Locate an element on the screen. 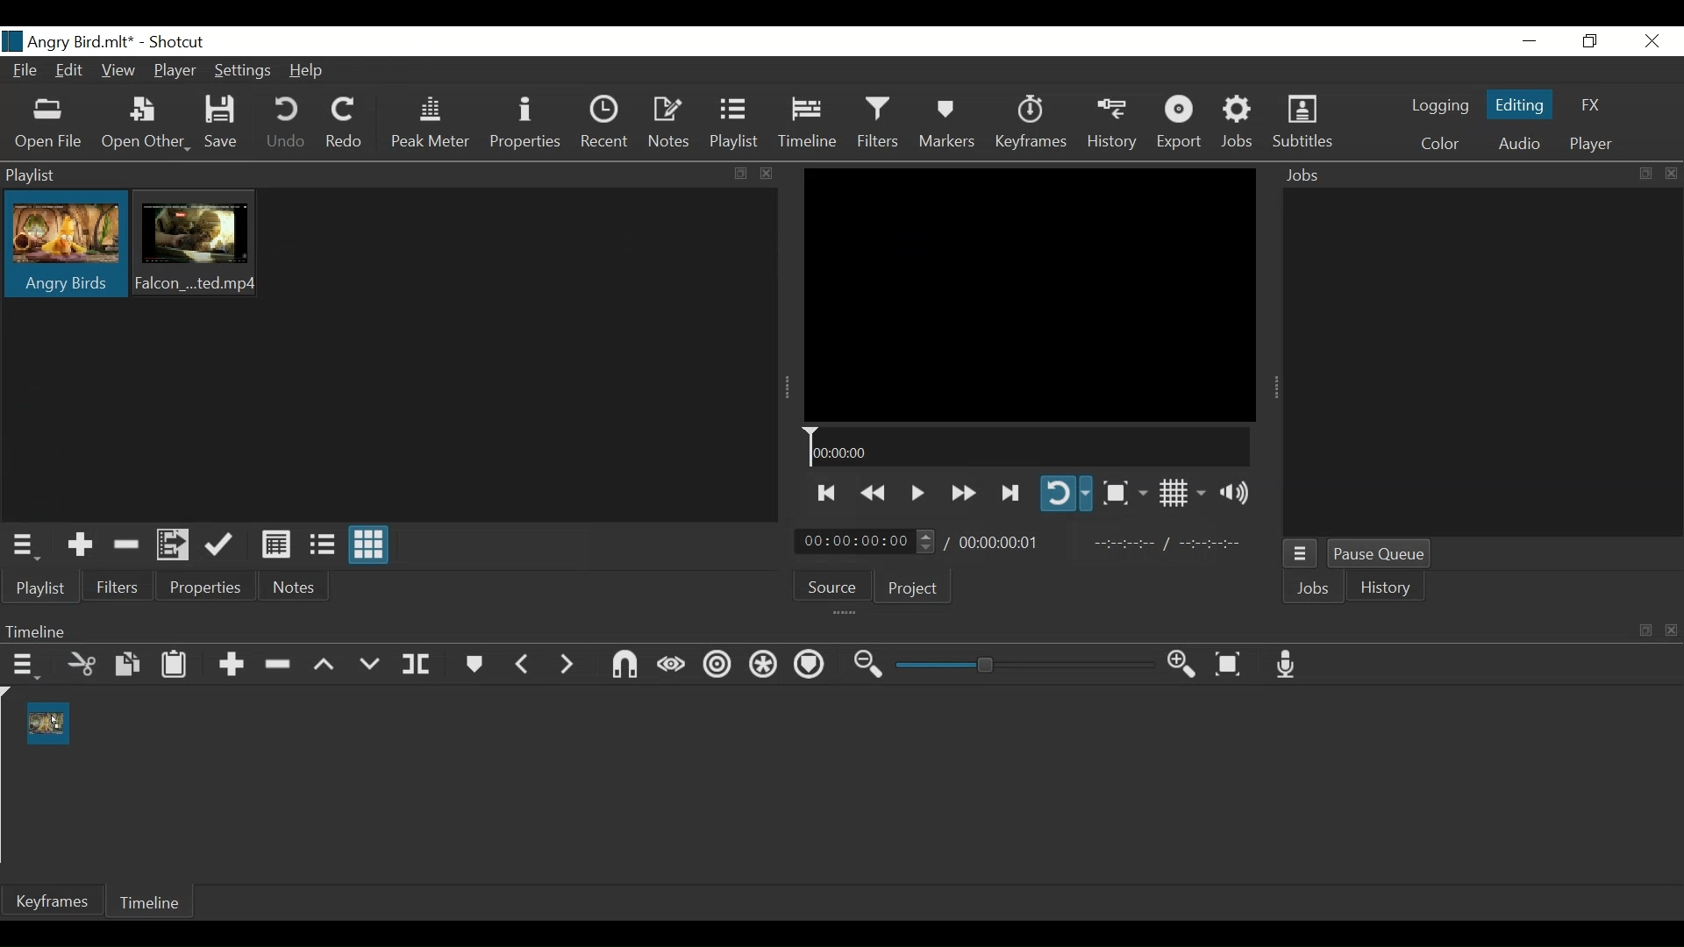 The width and height of the screenshot is (1684, 947). Current position is located at coordinates (867, 542).